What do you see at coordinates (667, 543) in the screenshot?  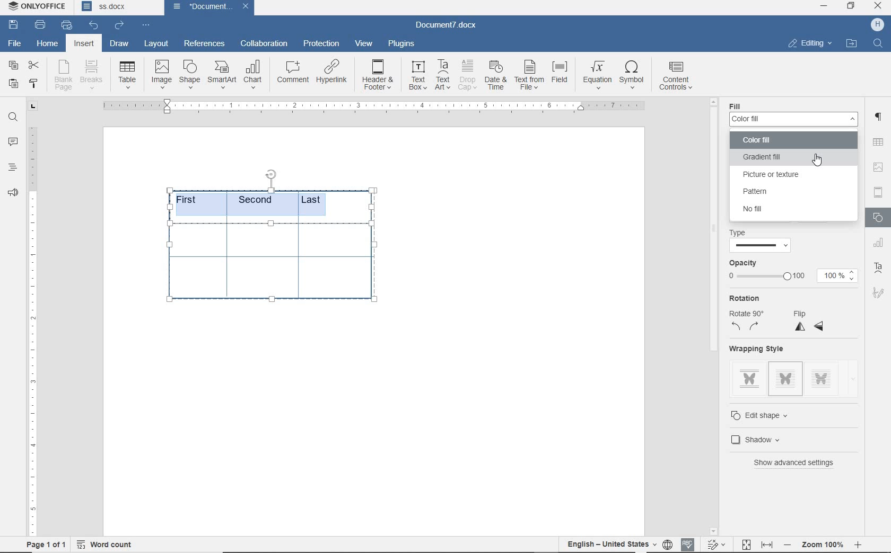 I see `set document language` at bounding box center [667, 543].